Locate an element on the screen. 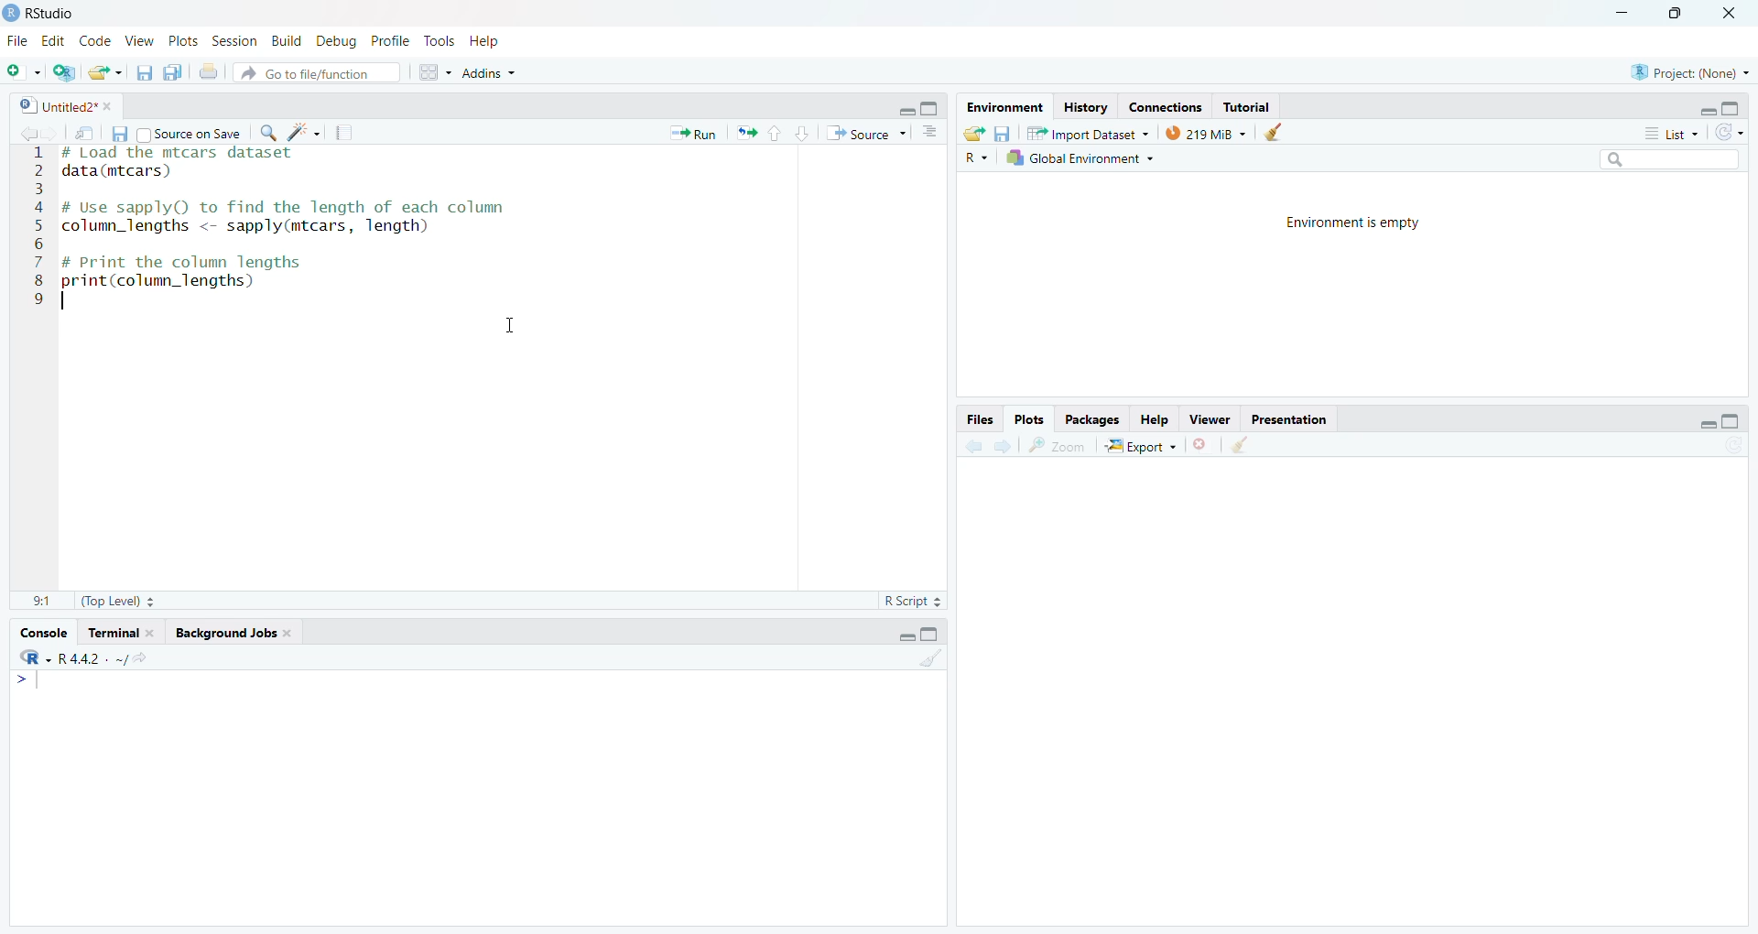 The height and width of the screenshot is (934, 1758). Tutorial is located at coordinates (1245, 106).